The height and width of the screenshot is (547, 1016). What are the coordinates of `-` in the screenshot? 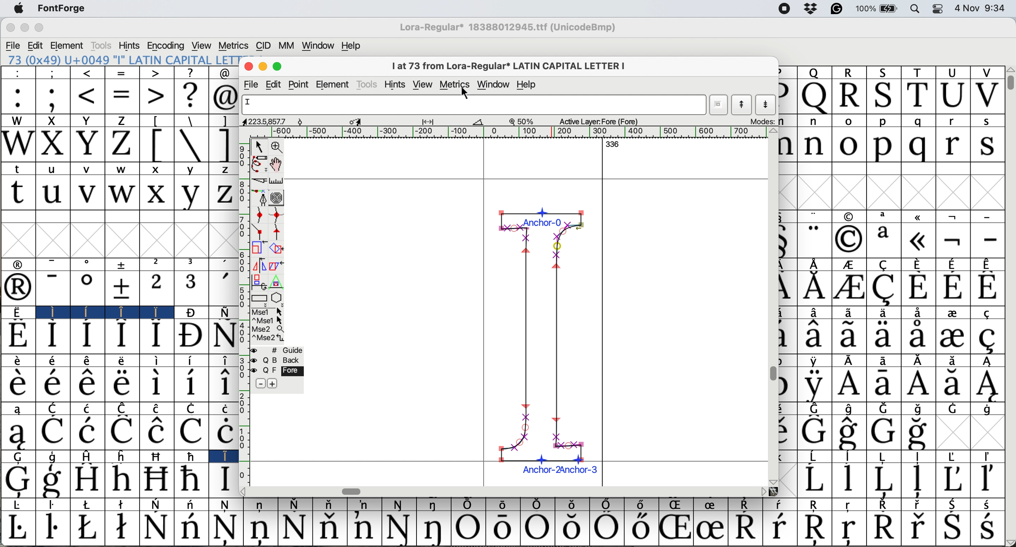 It's located at (989, 214).